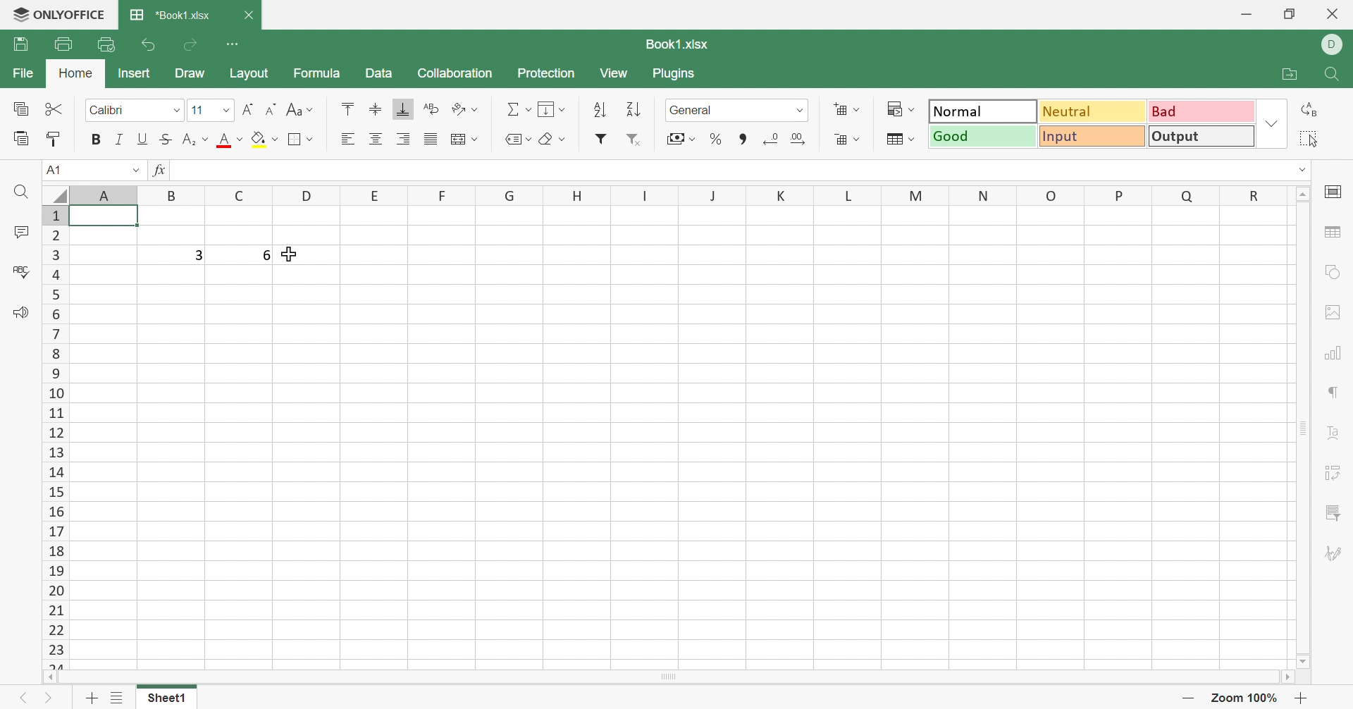  Describe the element at coordinates (1335, 472) in the screenshot. I see `Pivot table settings` at that location.